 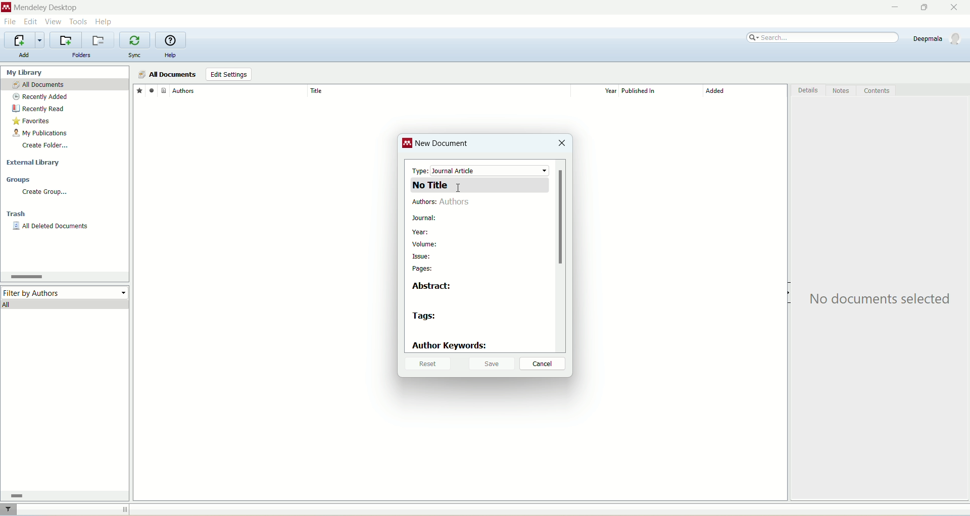 What do you see at coordinates (745, 93) in the screenshot?
I see `added` at bounding box center [745, 93].